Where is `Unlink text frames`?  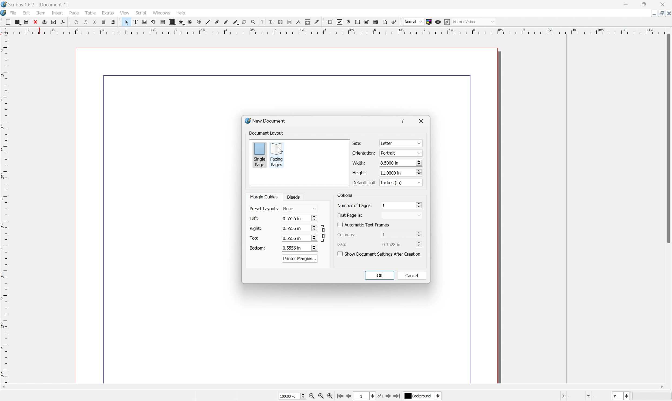
Unlink text frames is located at coordinates (290, 22).